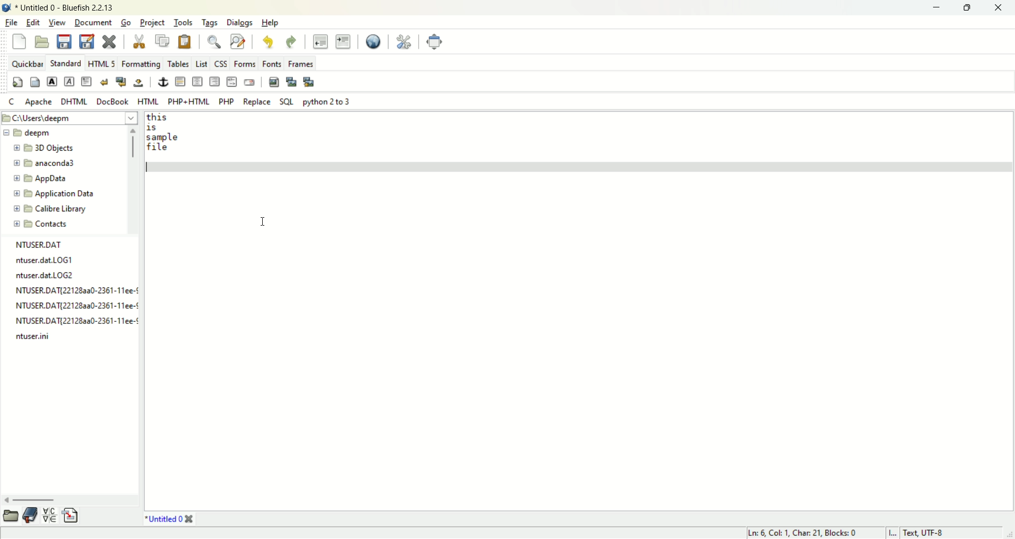  I want to click on SQL, so click(287, 101).